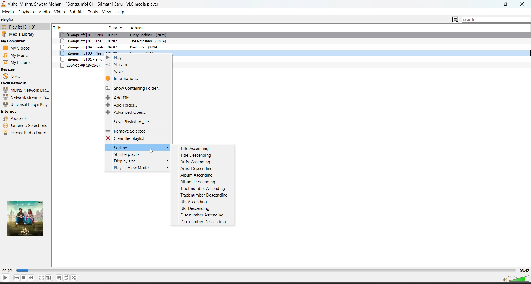 This screenshot has height=284, width=531. I want to click on playlist view mode, so click(137, 168).